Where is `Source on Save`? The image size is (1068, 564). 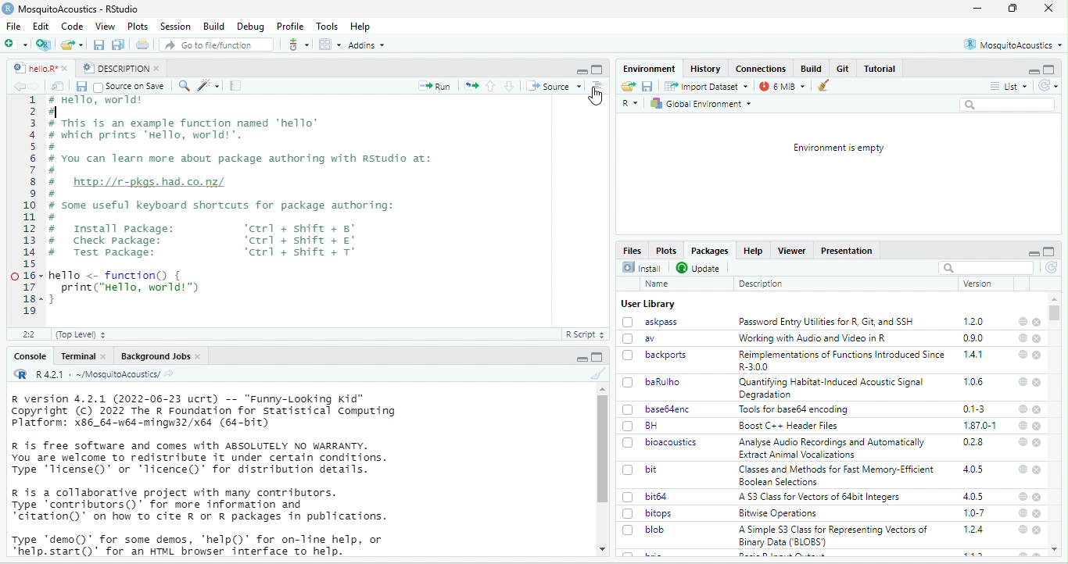
Source on Save is located at coordinates (130, 87).